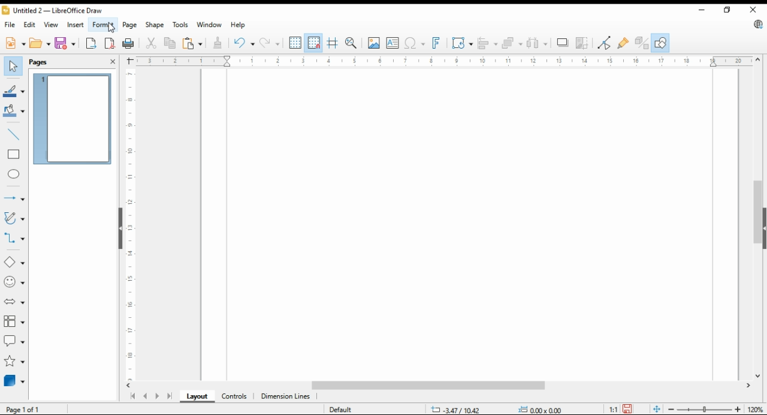  Describe the element at coordinates (198, 396) in the screenshot. I see `layout` at that location.